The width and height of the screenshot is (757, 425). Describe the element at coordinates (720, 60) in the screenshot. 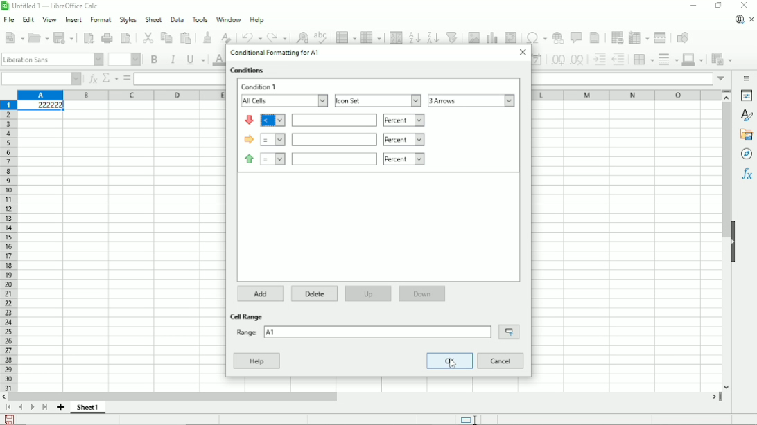

I see `Conditional` at that location.